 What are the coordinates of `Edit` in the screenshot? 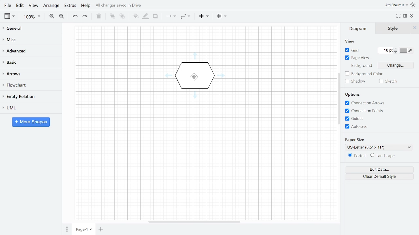 It's located at (20, 6).